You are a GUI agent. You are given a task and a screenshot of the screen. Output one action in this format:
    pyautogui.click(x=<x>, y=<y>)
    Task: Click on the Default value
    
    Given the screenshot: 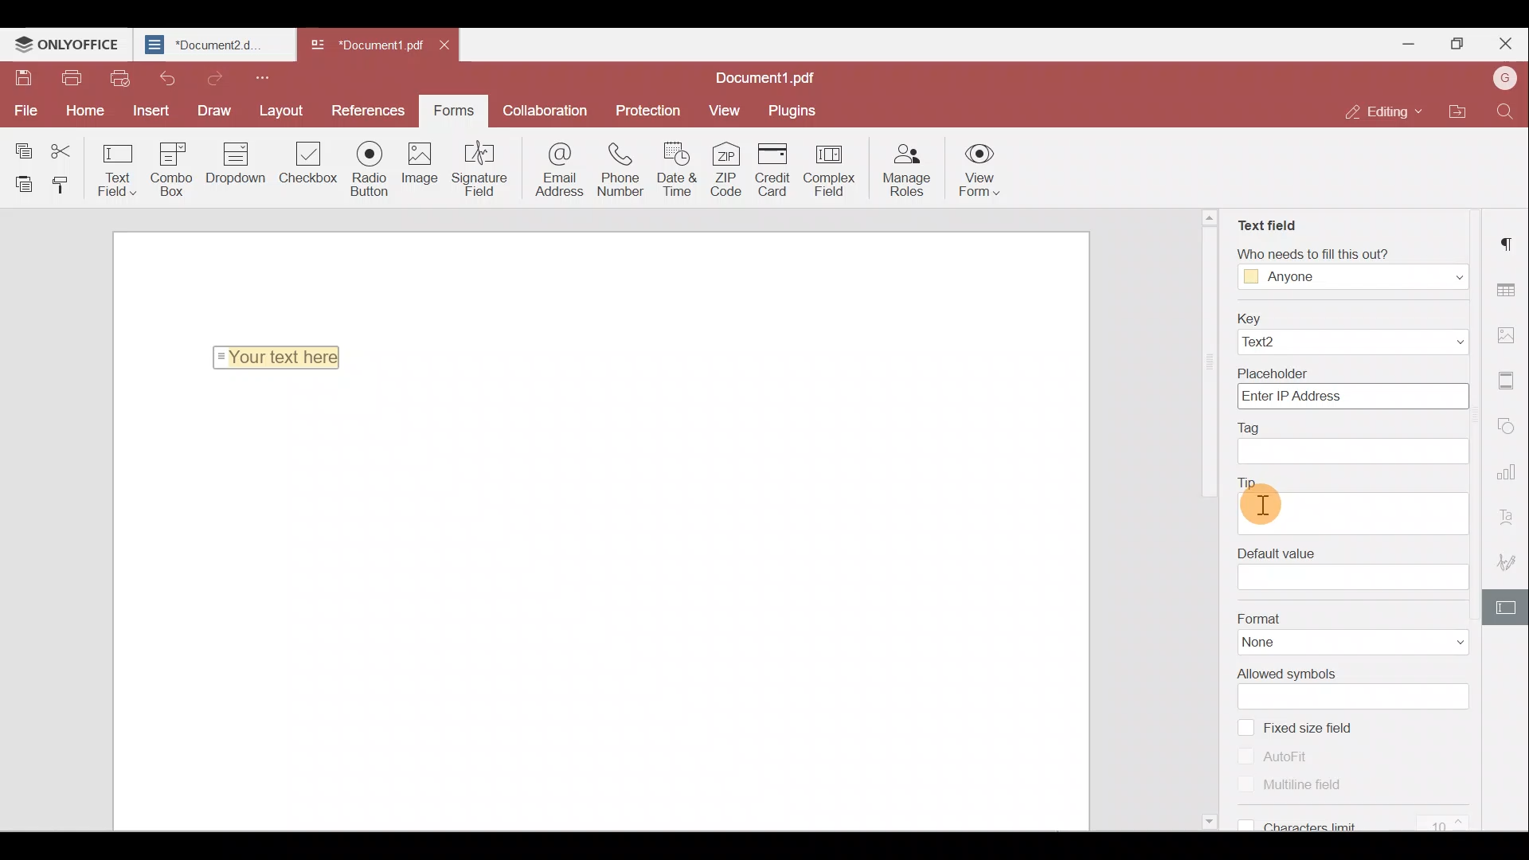 What is the action you would take?
    pyautogui.click(x=1277, y=549)
    